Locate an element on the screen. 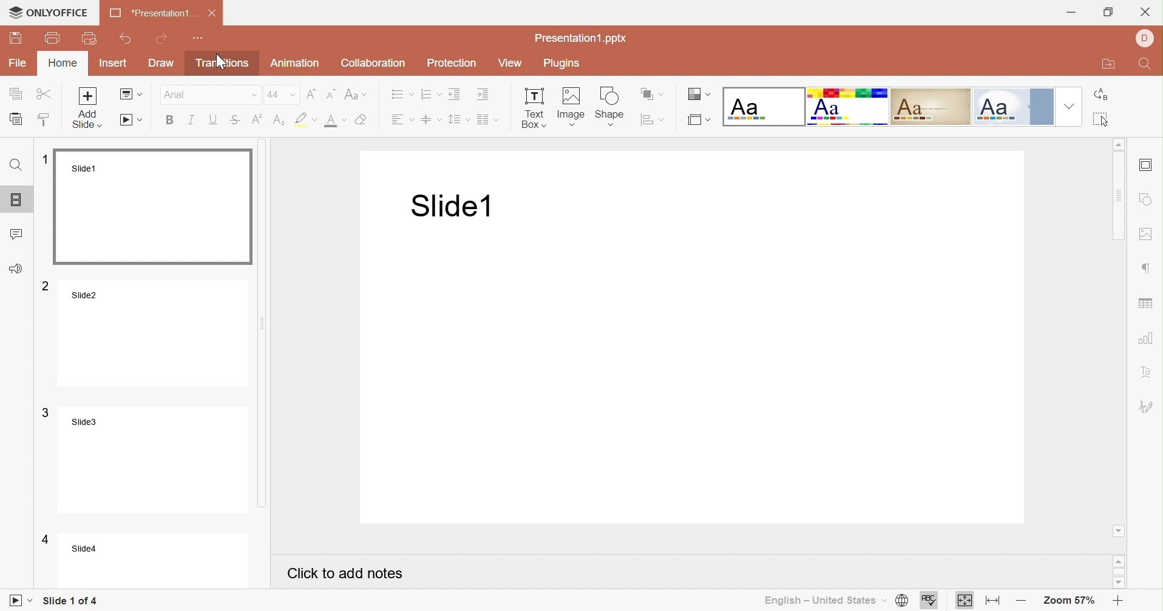 Image resolution: width=1163 pixels, height=611 pixels. Slide1 is located at coordinates (155, 207).